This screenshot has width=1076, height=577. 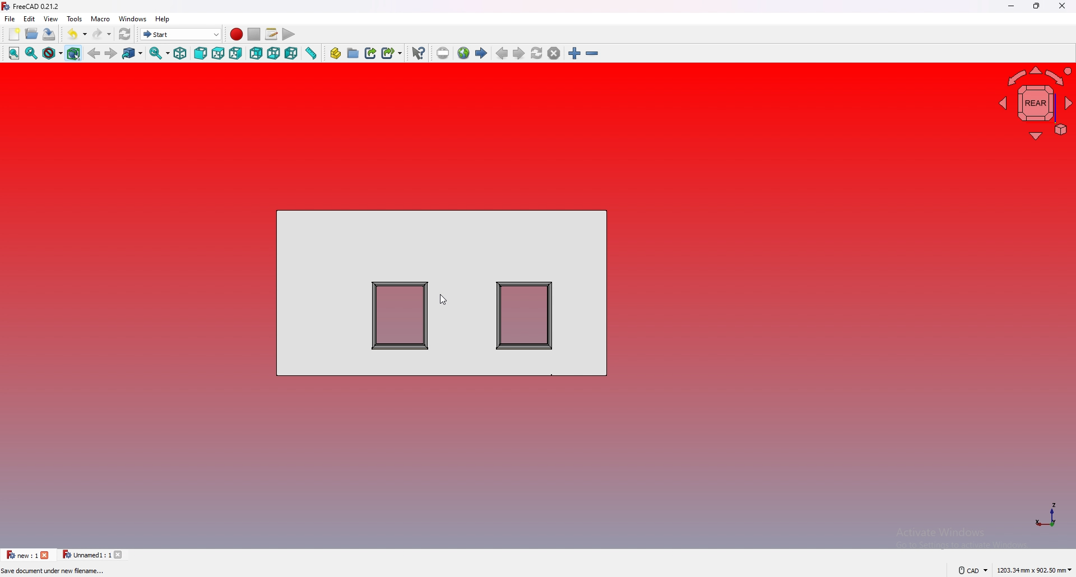 I want to click on left, so click(x=291, y=54).